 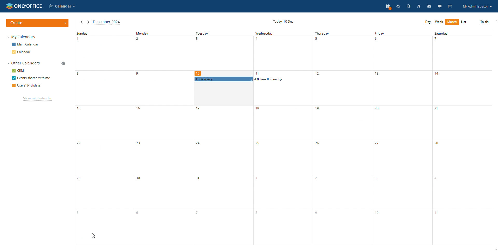 I want to click on day view, so click(x=428, y=22).